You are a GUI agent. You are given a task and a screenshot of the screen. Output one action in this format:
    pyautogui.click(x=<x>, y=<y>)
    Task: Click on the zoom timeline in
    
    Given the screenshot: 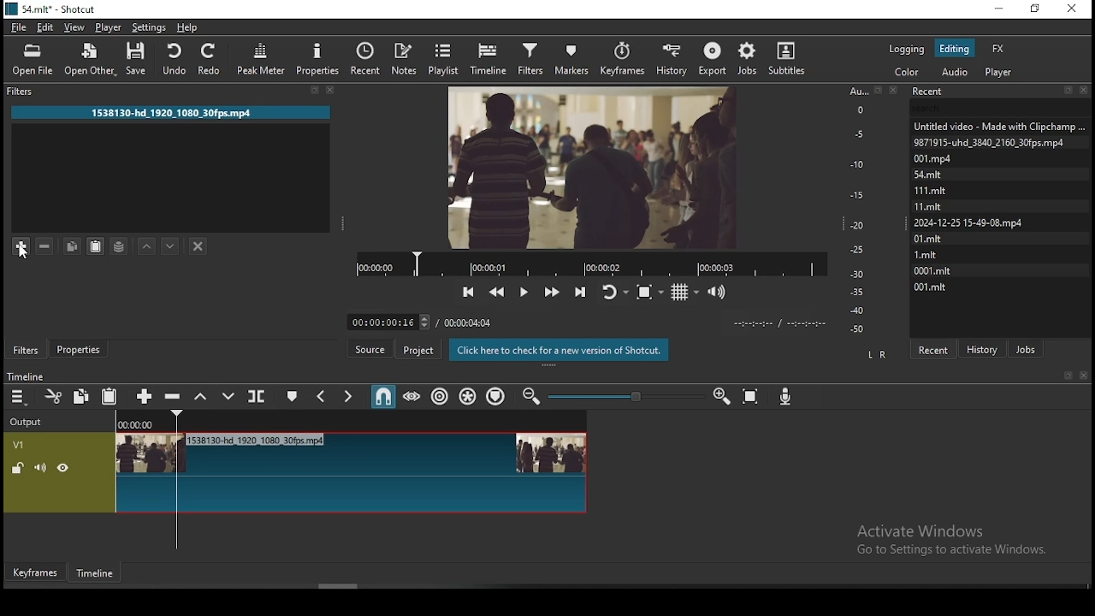 What is the action you would take?
    pyautogui.click(x=532, y=395)
    